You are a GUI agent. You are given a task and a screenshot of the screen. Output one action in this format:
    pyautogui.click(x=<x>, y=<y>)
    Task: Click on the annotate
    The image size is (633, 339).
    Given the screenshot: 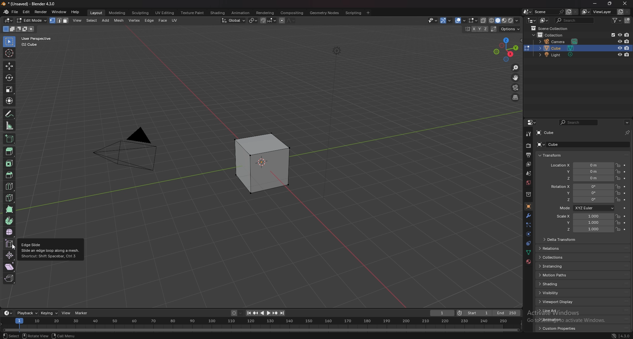 What is the action you would take?
    pyautogui.click(x=9, y=114)
    